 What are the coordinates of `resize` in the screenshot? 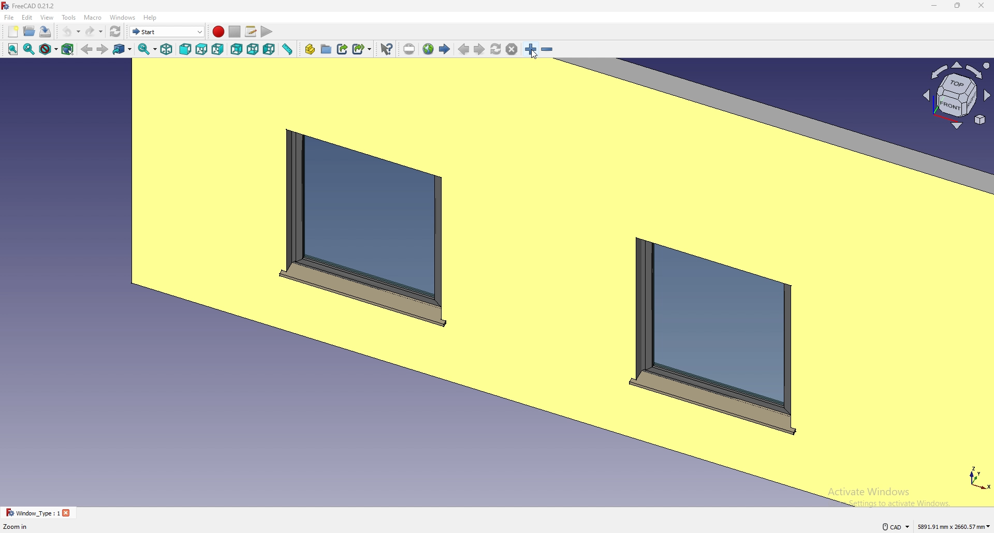 It's located at (959, 6).